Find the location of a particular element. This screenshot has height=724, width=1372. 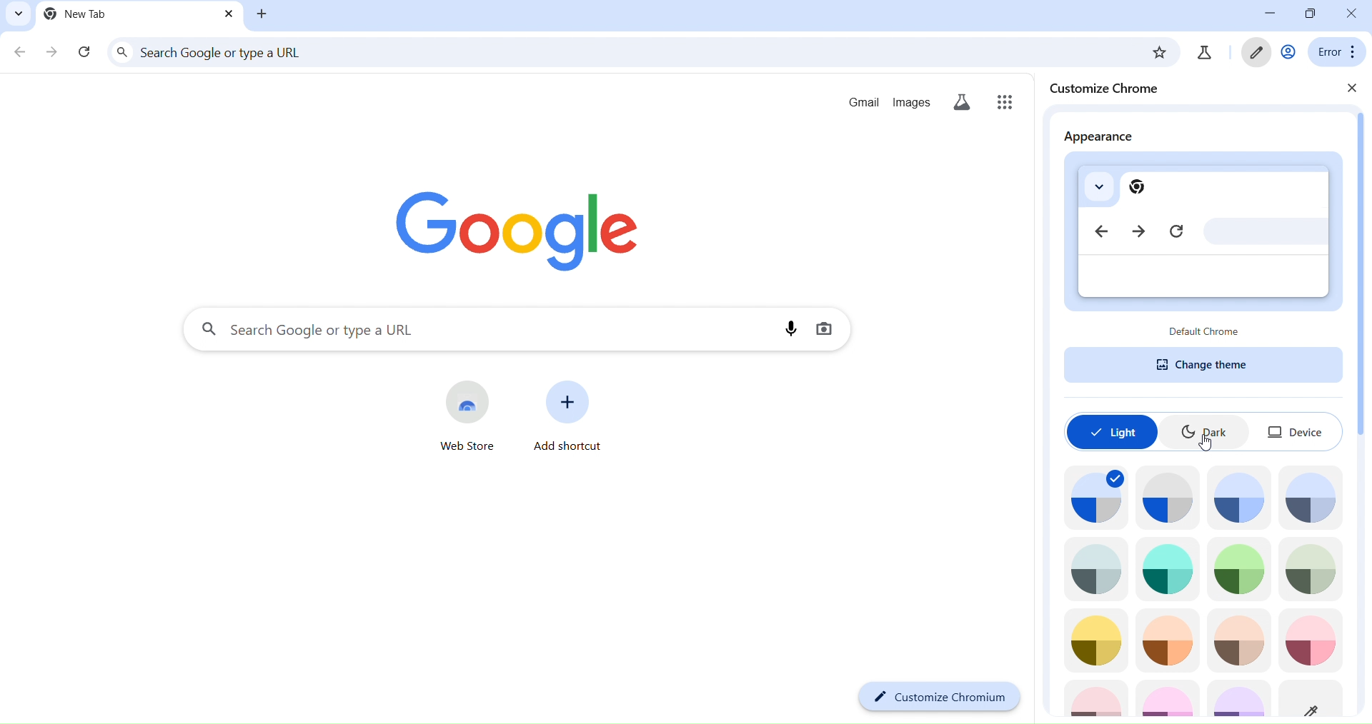

web store is located at coordinates (472, 416).